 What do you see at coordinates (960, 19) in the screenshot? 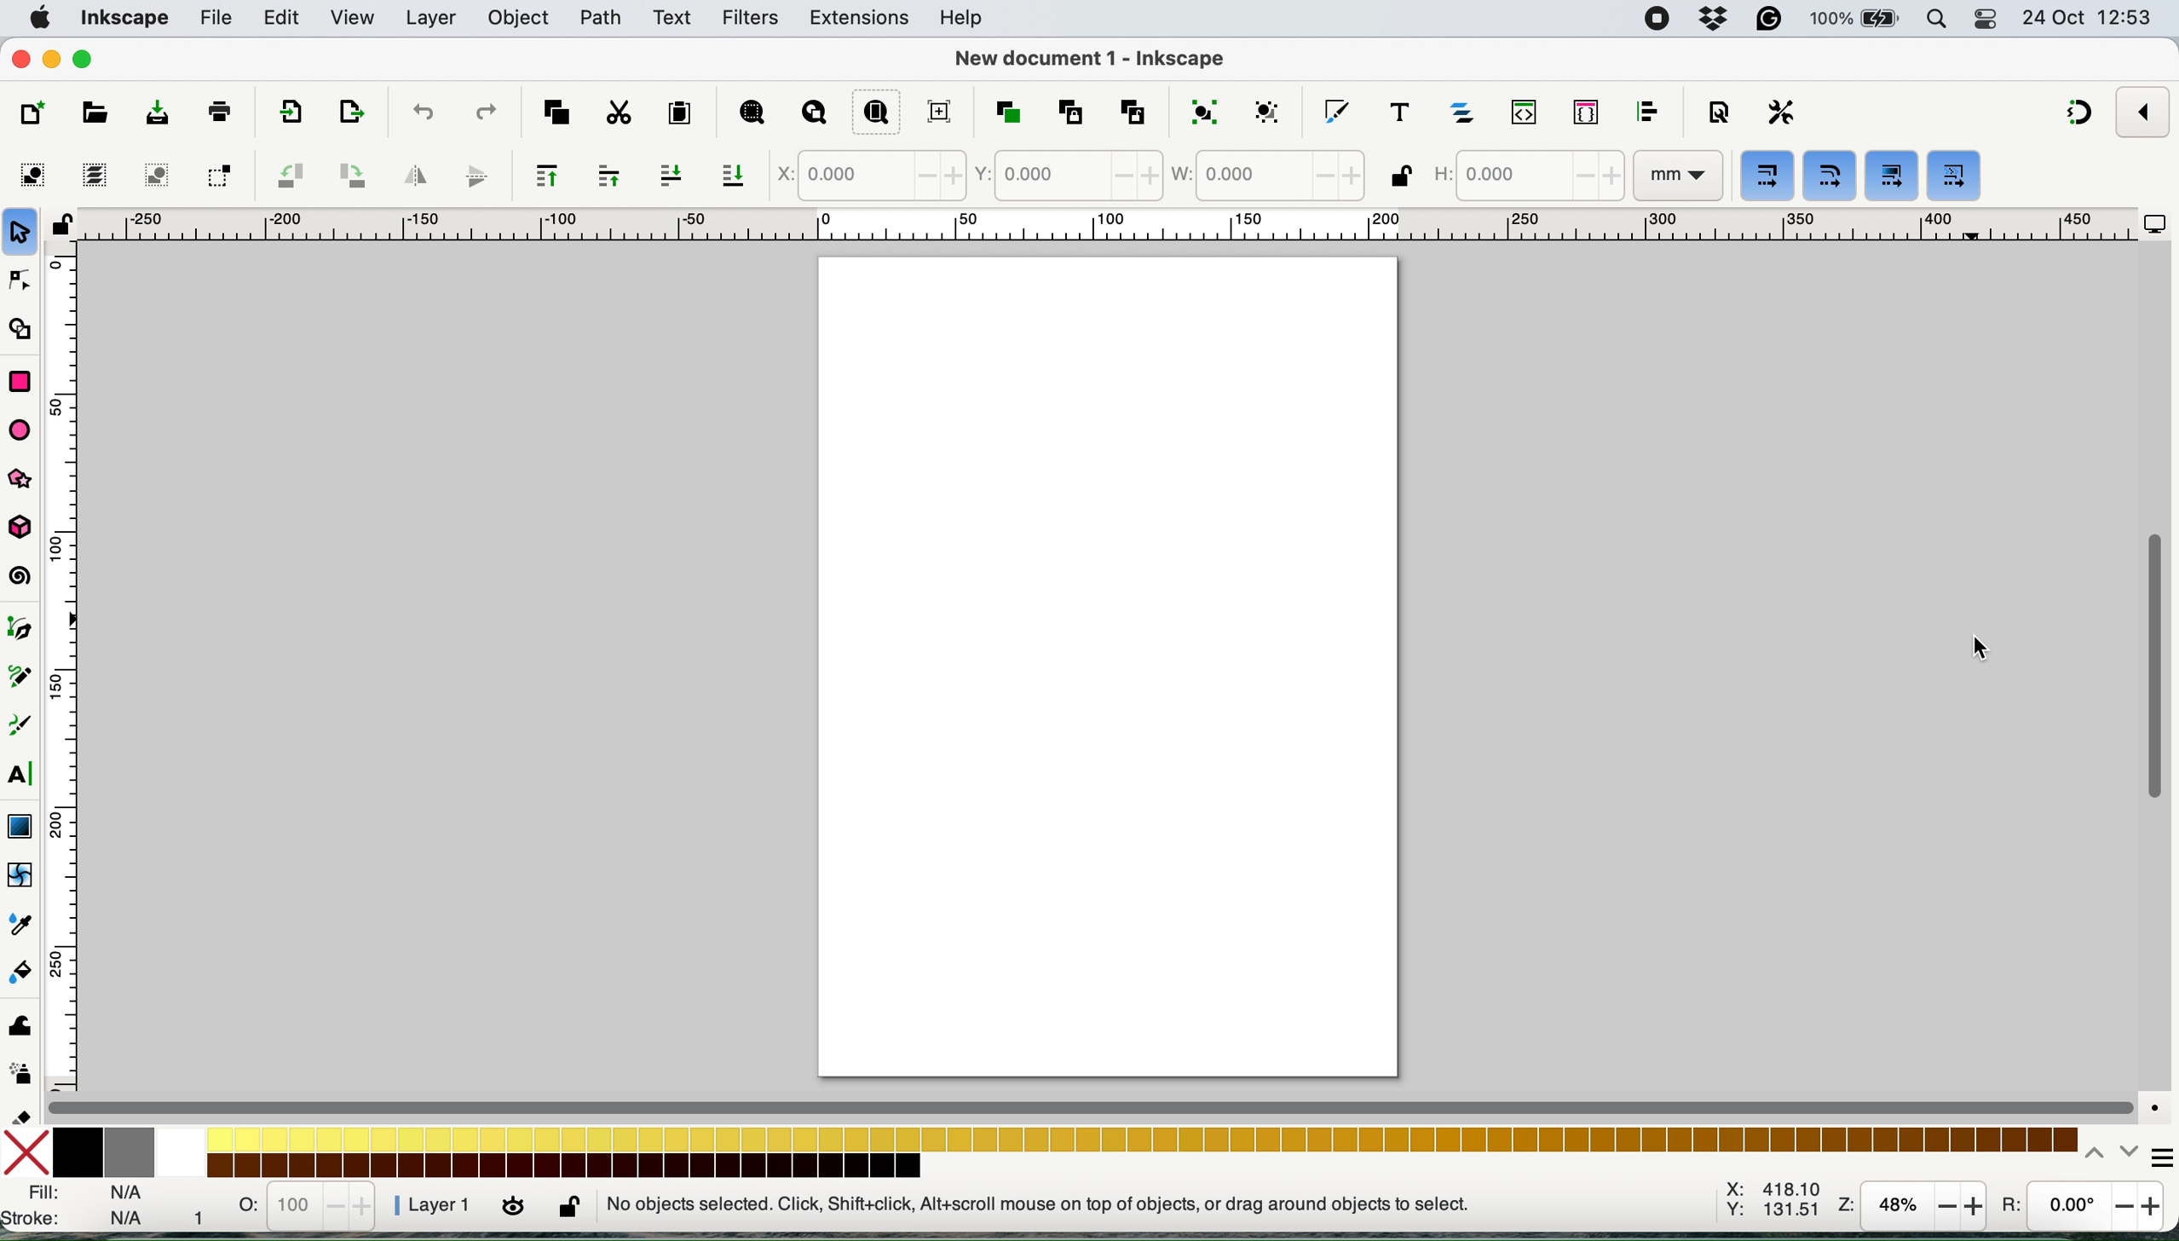
I see `help` at bounding box center [960, 19].